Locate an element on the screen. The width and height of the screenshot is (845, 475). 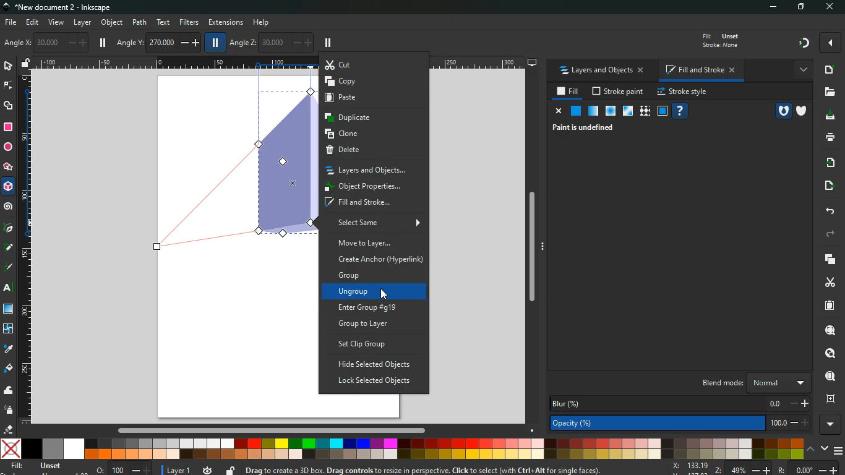
create anchor is located at coordinates (379, 260).